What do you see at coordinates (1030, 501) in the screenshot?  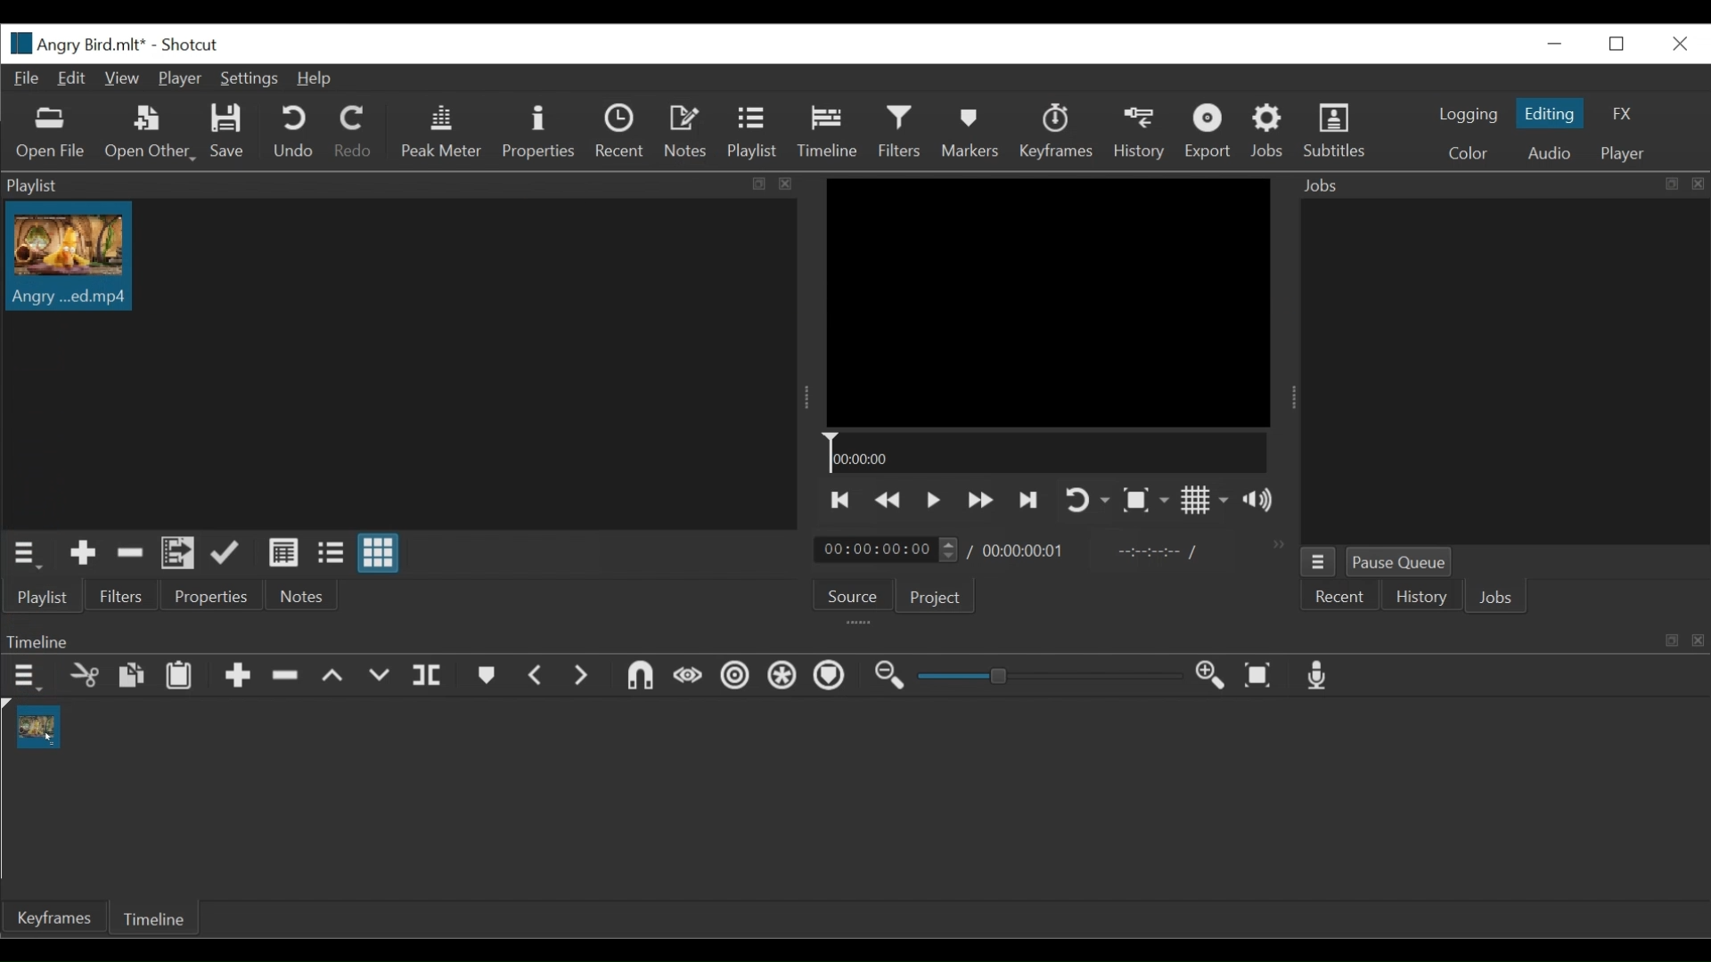 I see `Skip to the next point` at bounding box center [1030, 501].